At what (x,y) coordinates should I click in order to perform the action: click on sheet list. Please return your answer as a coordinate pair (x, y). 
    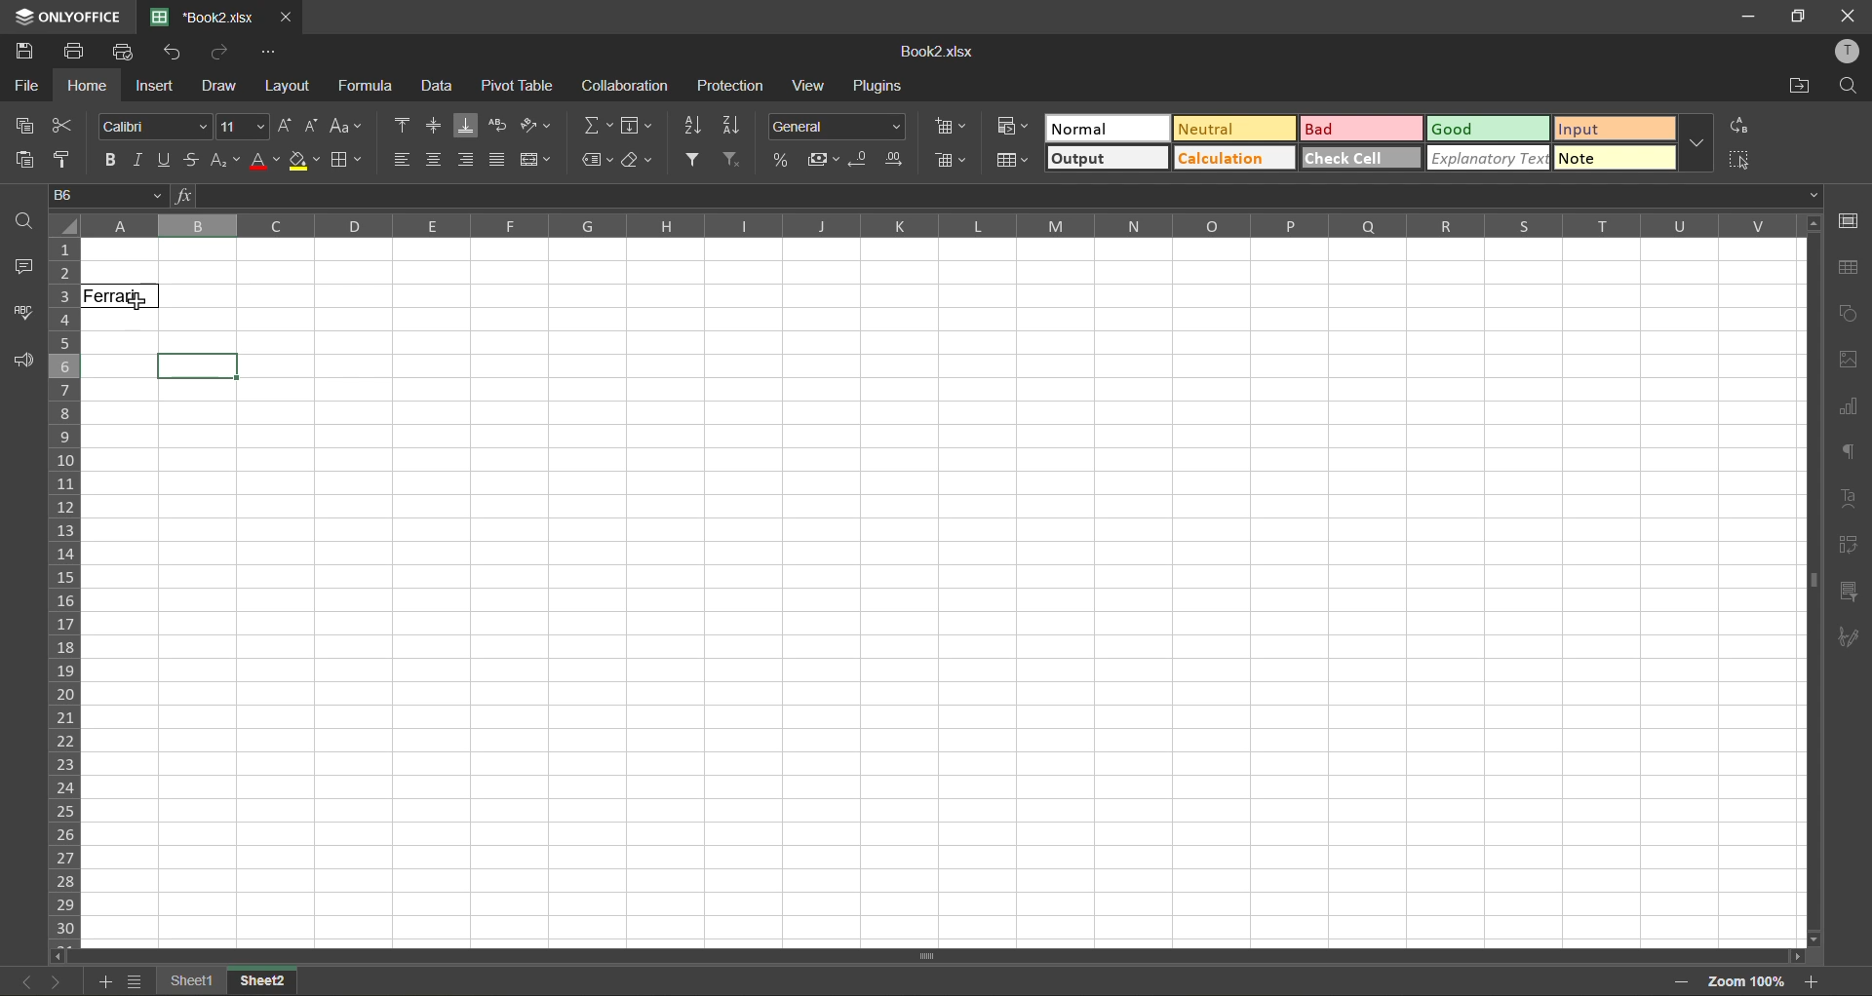
    Looking at the image, I should click on (135, 981).